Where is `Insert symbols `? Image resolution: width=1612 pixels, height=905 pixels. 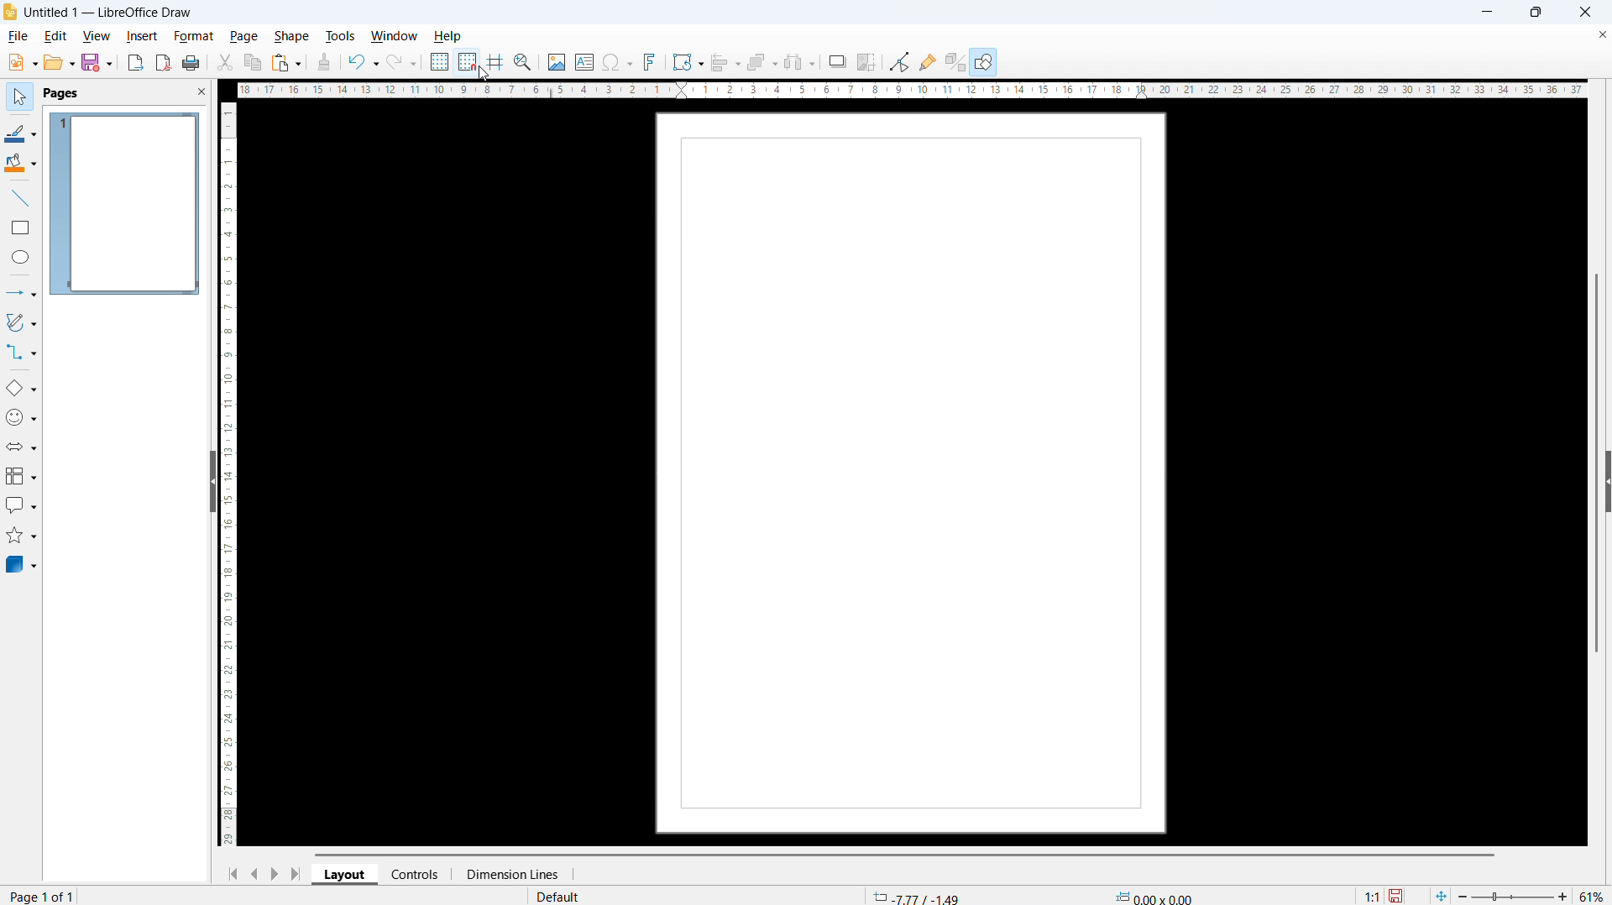 Insert symbols  is located at coordinates (620, 61).